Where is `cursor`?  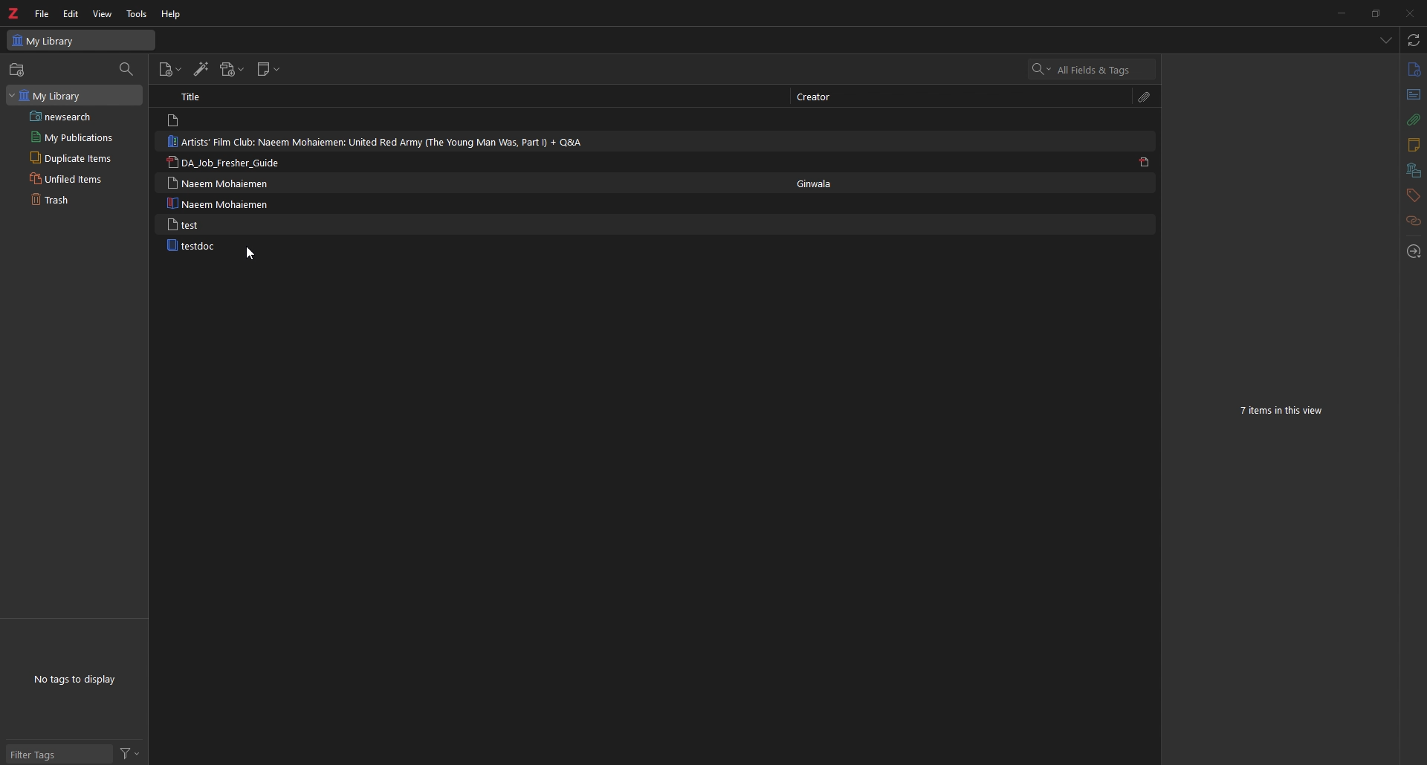 cursor is located at coordinates (251, 254).